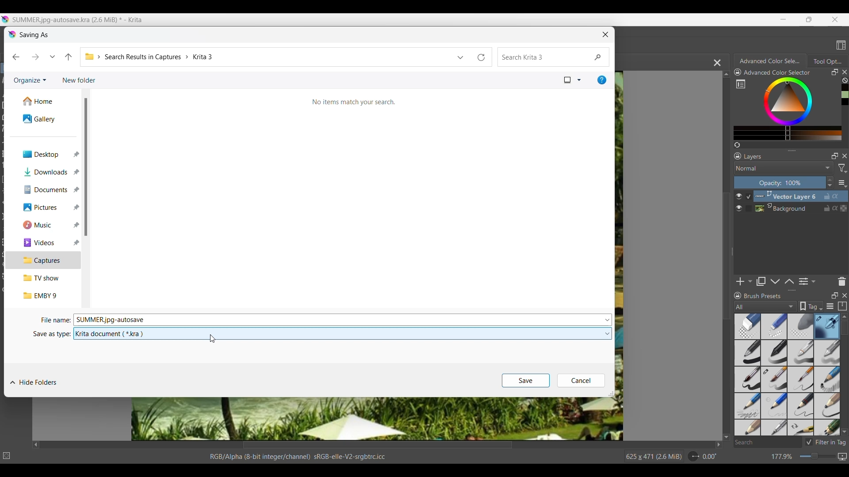 This screenshot has height=477, width=849. I want to click on Quick slide to right, so click(719, 445).